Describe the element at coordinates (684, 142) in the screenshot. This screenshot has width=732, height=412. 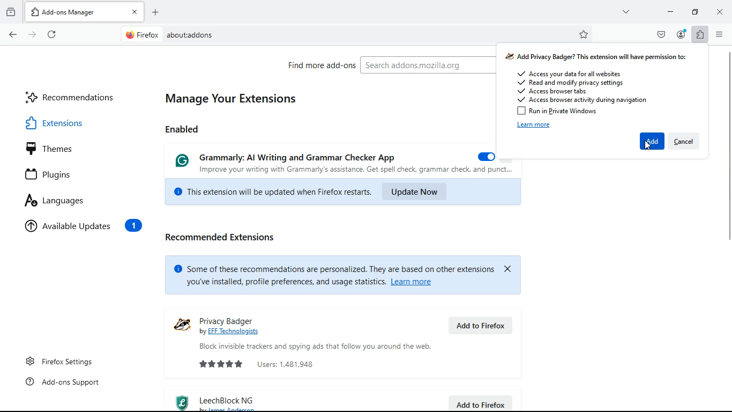
I see `cancel` at that location.